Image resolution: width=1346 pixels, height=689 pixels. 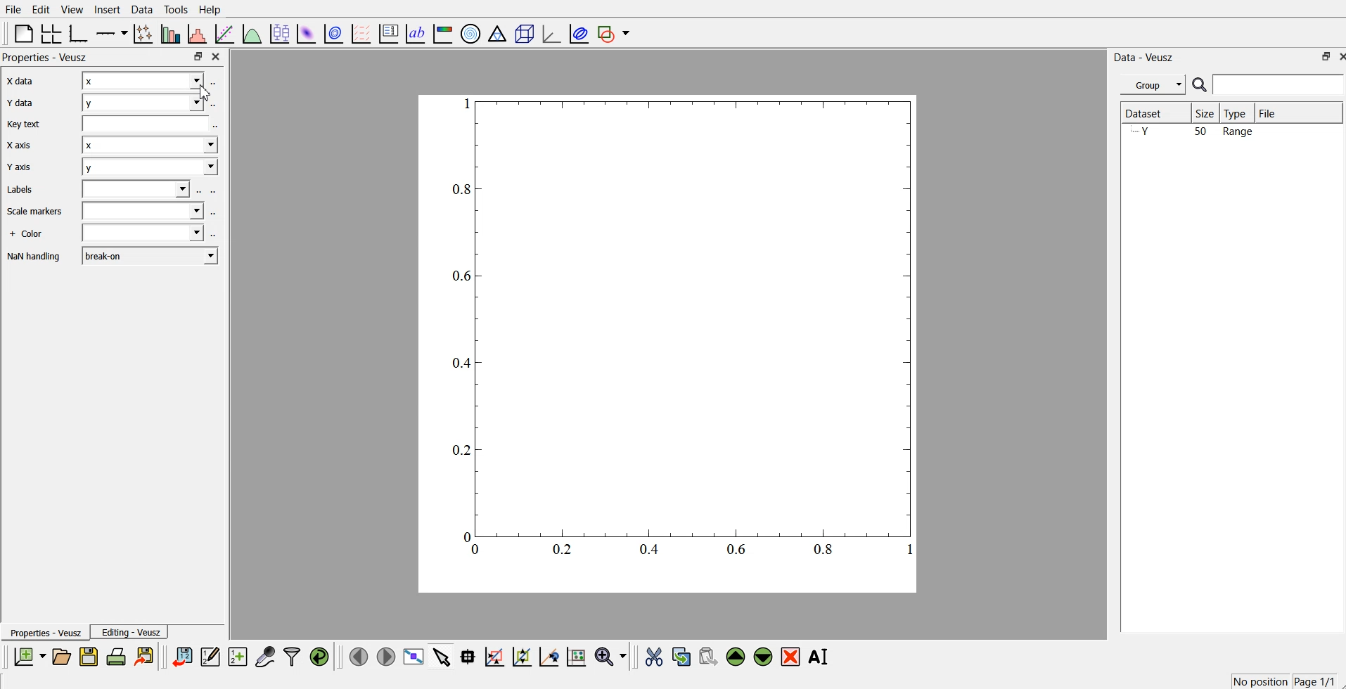 I want to click on Type, so click(x=1238, y=112).